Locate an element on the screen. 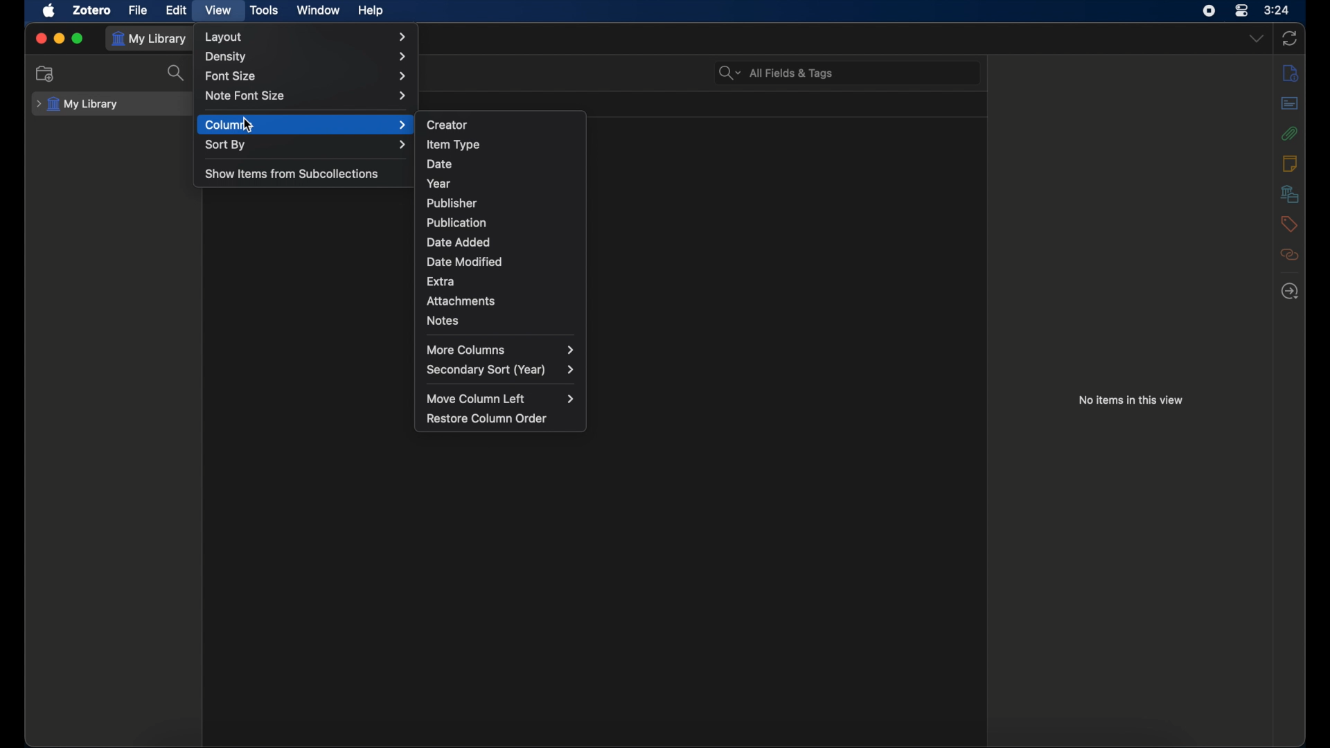  density is located at coordinates (306, 56).